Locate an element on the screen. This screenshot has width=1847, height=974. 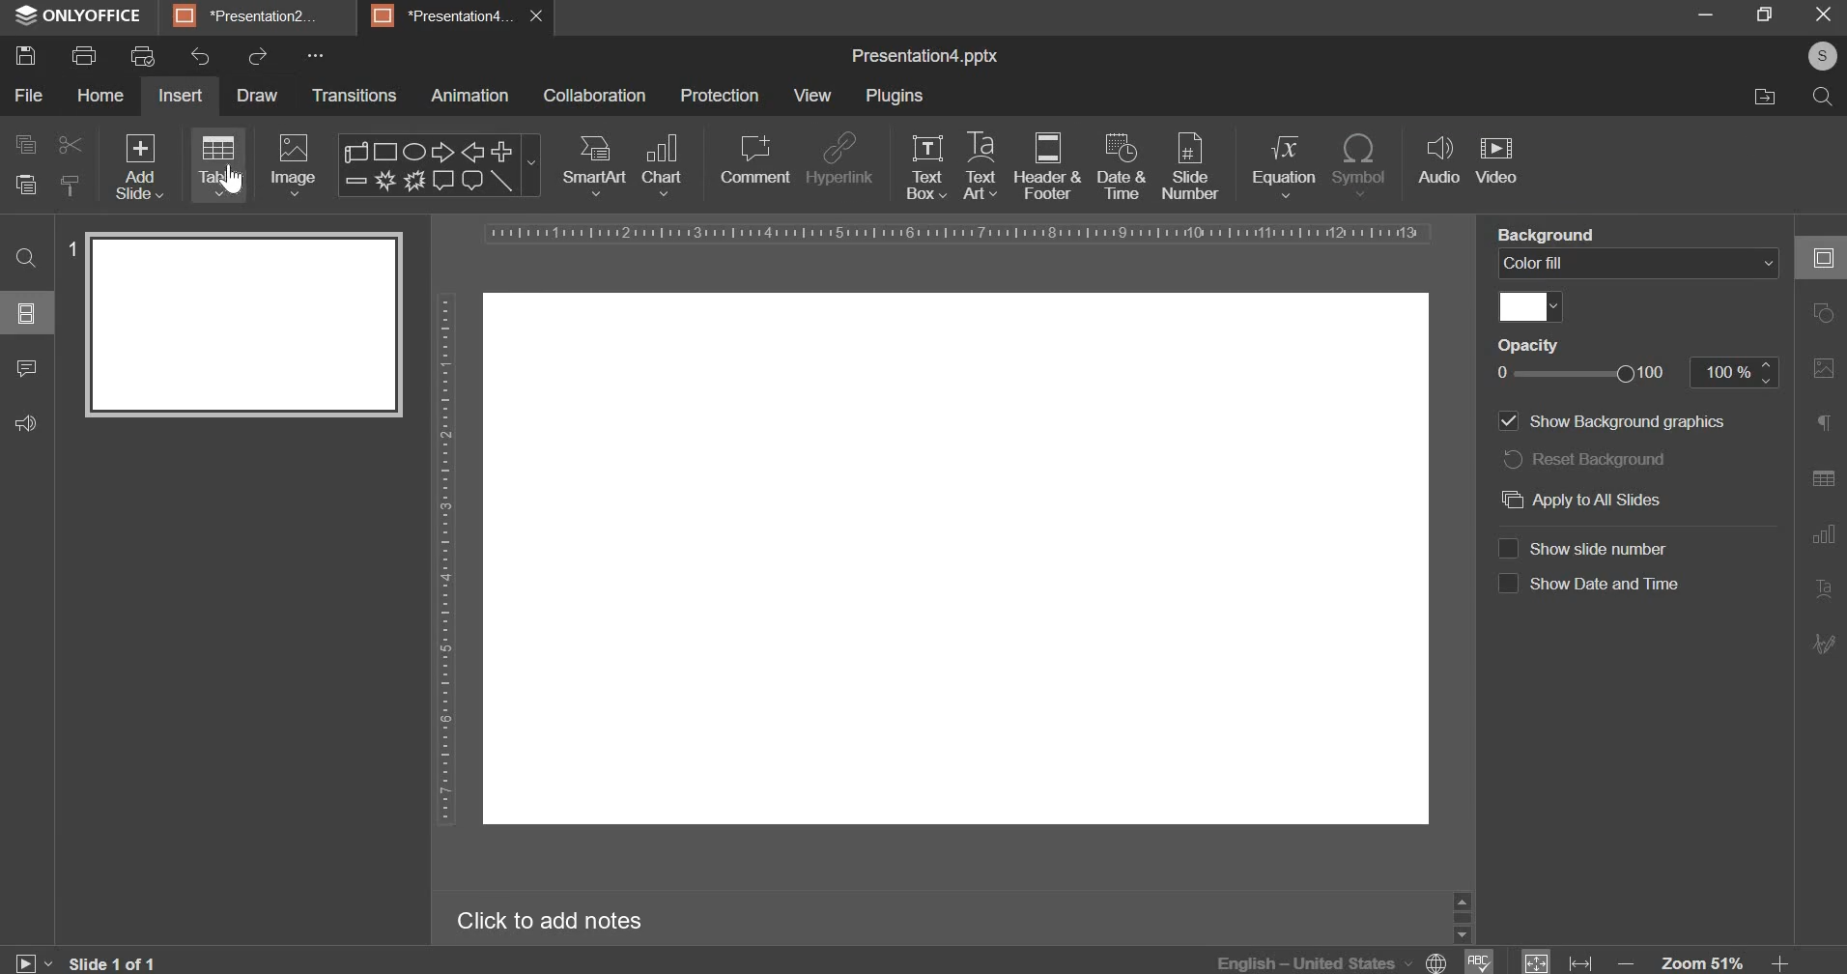
chart is located at coordinates (663, 164).